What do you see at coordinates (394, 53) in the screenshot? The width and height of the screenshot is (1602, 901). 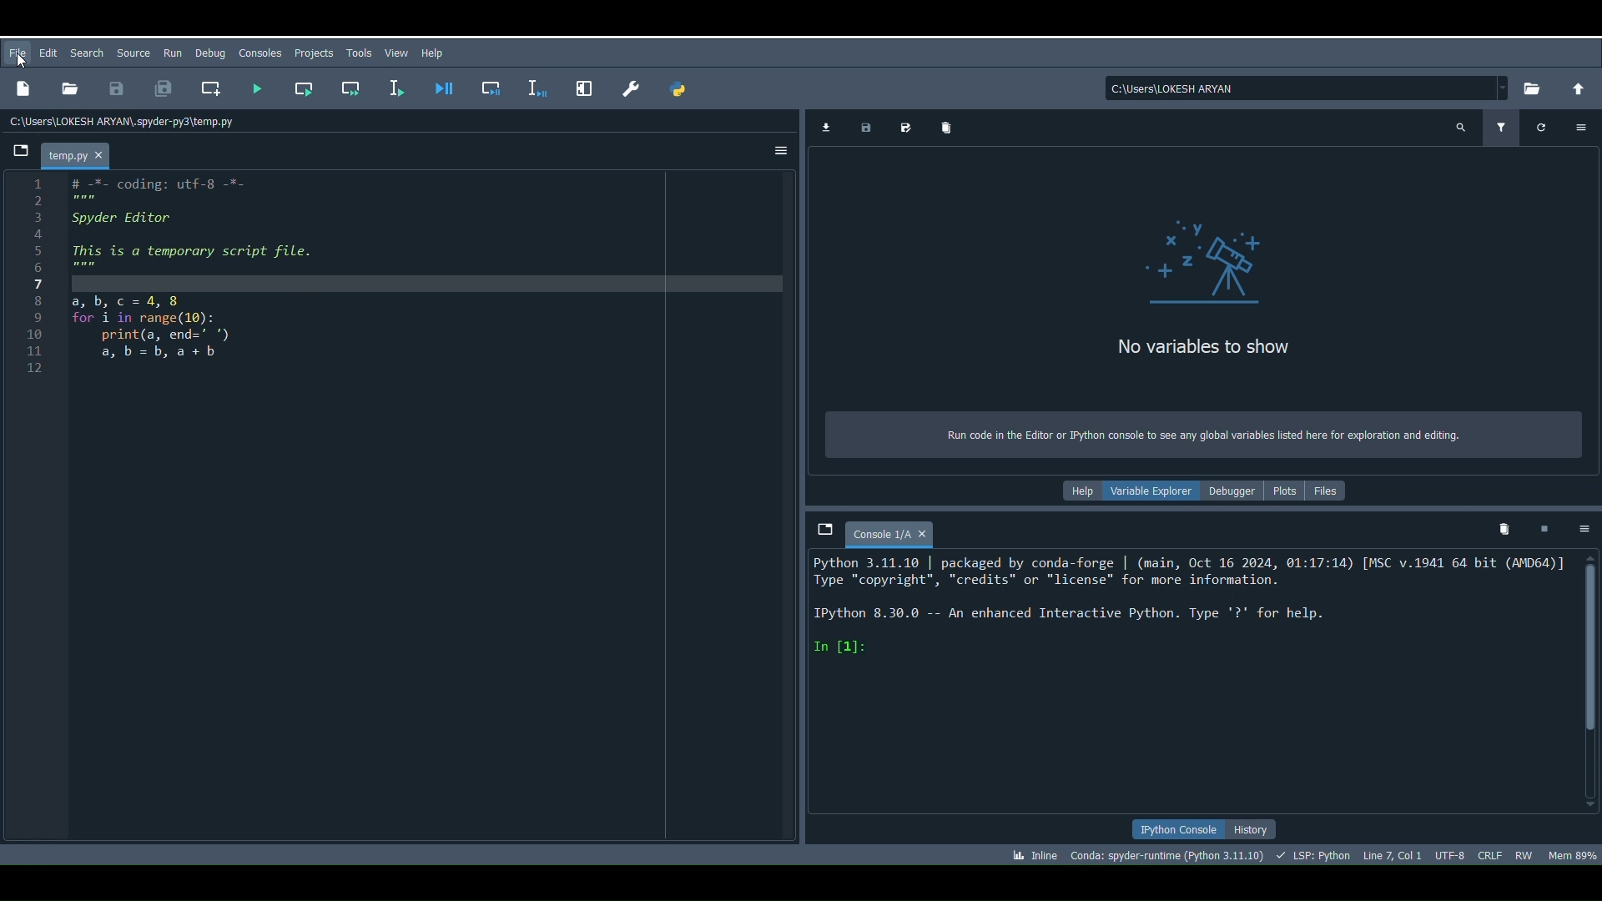 I see `View` at bounding box center [394, 53].